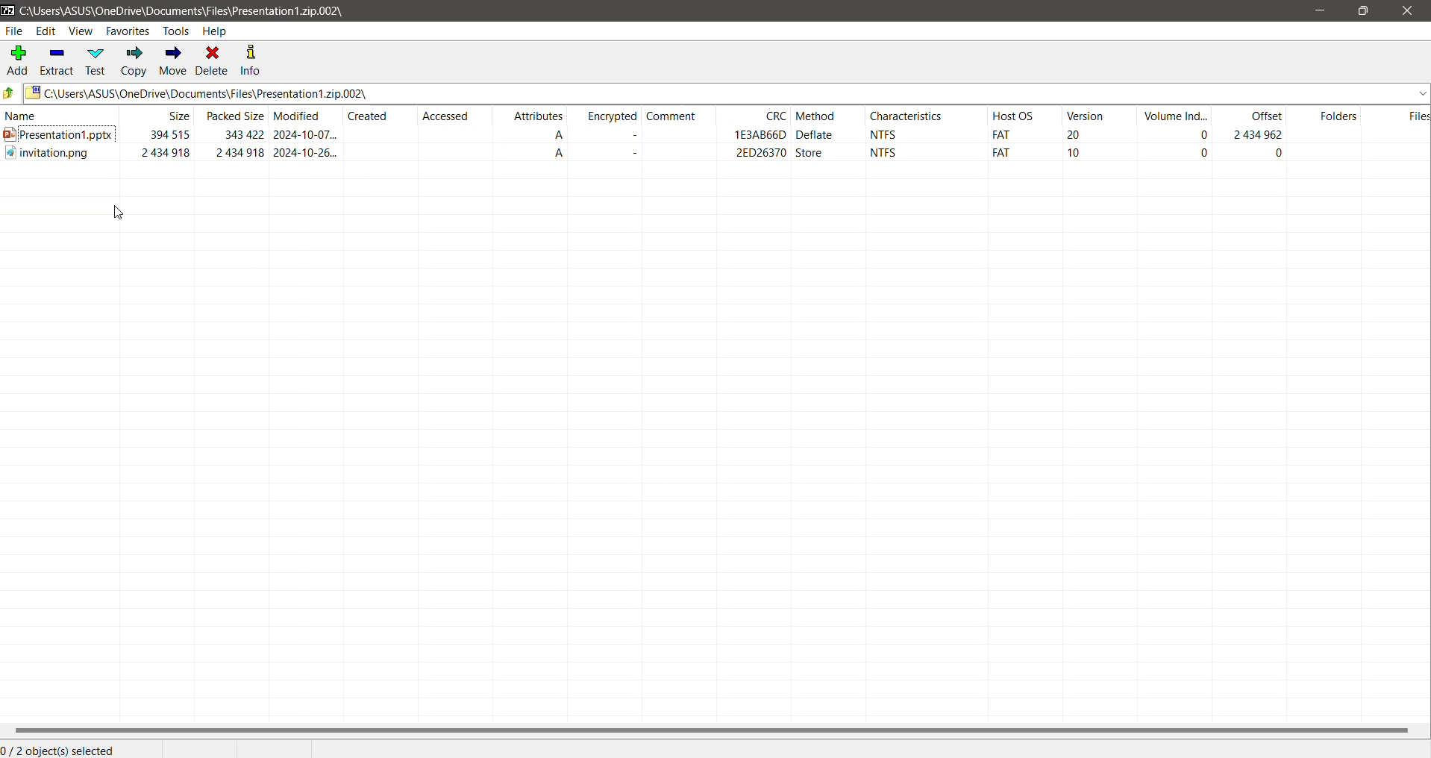 This screenshot has height=758, width=1431. Describe the element at coordinates (1202, 134) in the screenshot. I see `0` at that location.